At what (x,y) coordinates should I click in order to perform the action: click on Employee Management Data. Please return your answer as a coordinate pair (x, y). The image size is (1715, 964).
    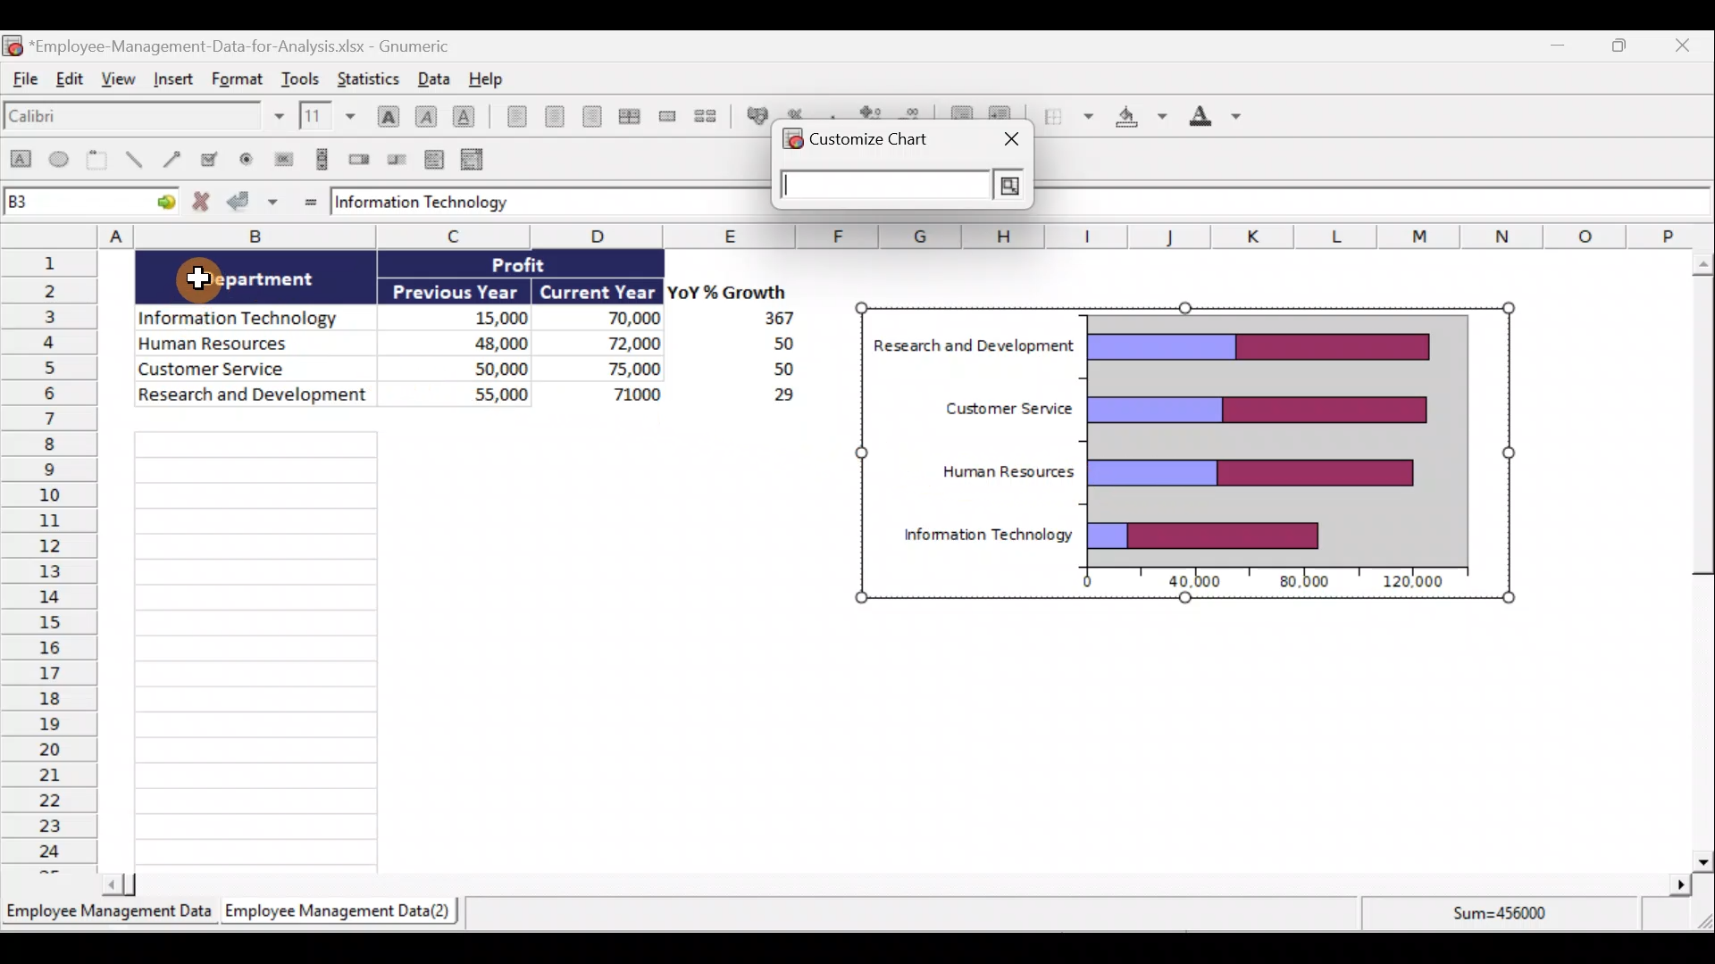
    Looking at the image, I should click on (108, 910).